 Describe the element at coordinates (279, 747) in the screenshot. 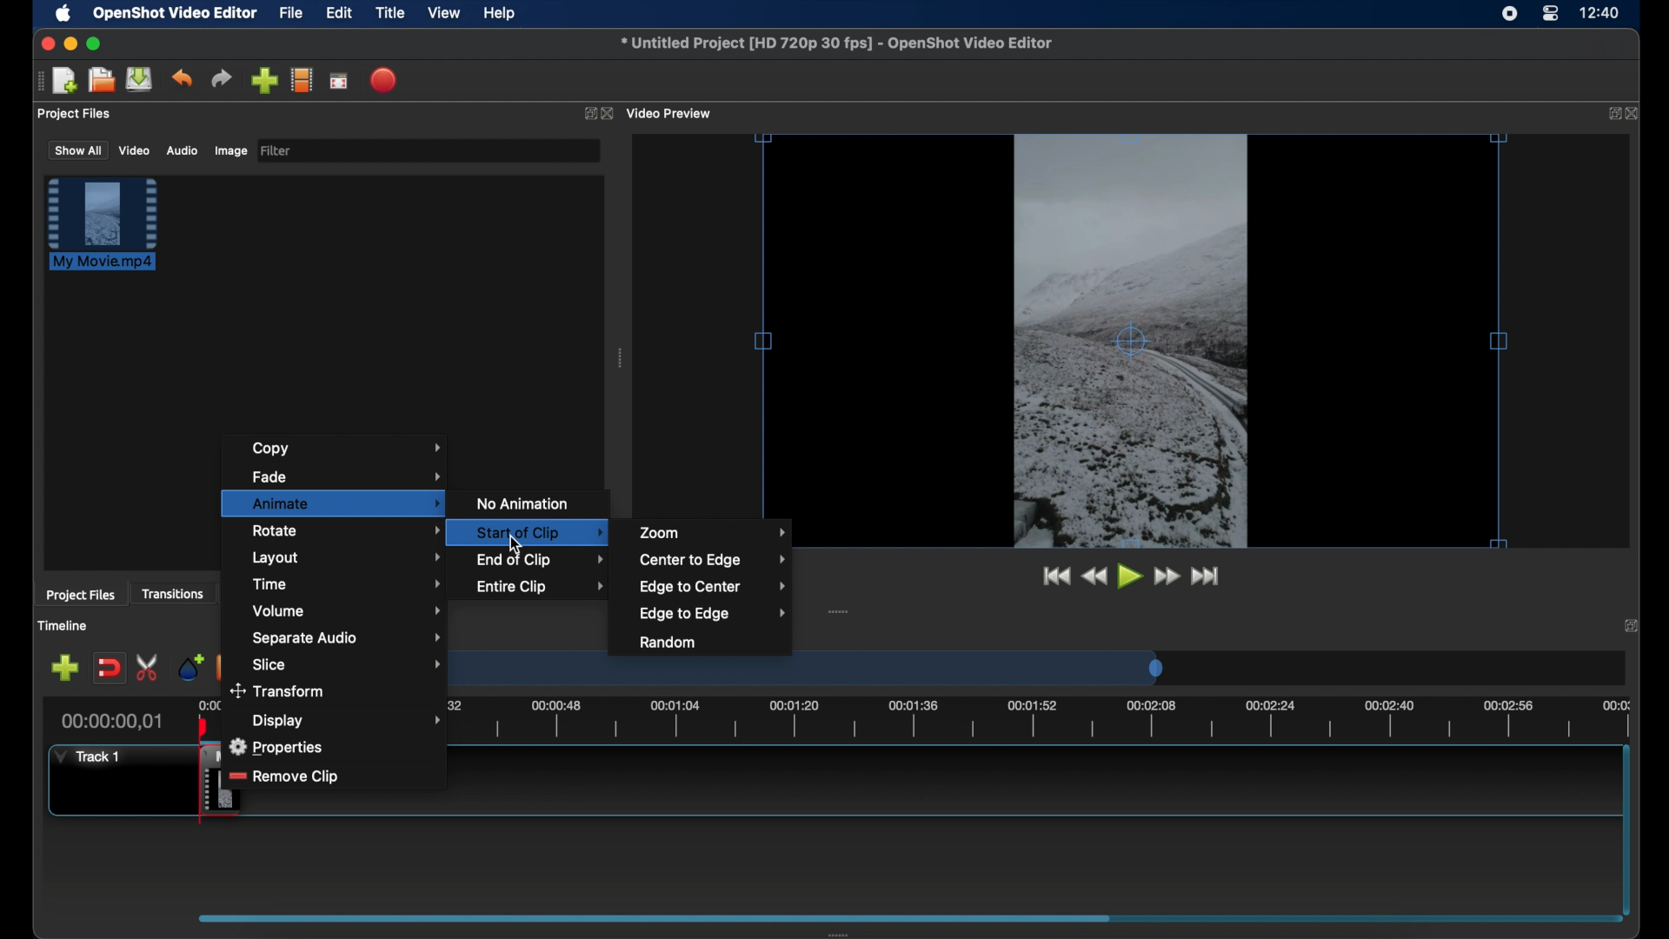

I see `properties` at that location.